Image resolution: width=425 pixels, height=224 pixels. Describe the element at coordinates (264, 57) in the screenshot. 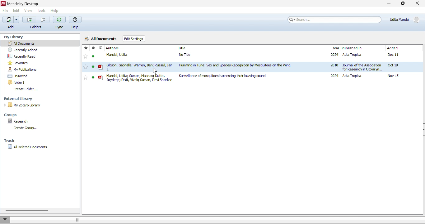

I see `file` at that location.